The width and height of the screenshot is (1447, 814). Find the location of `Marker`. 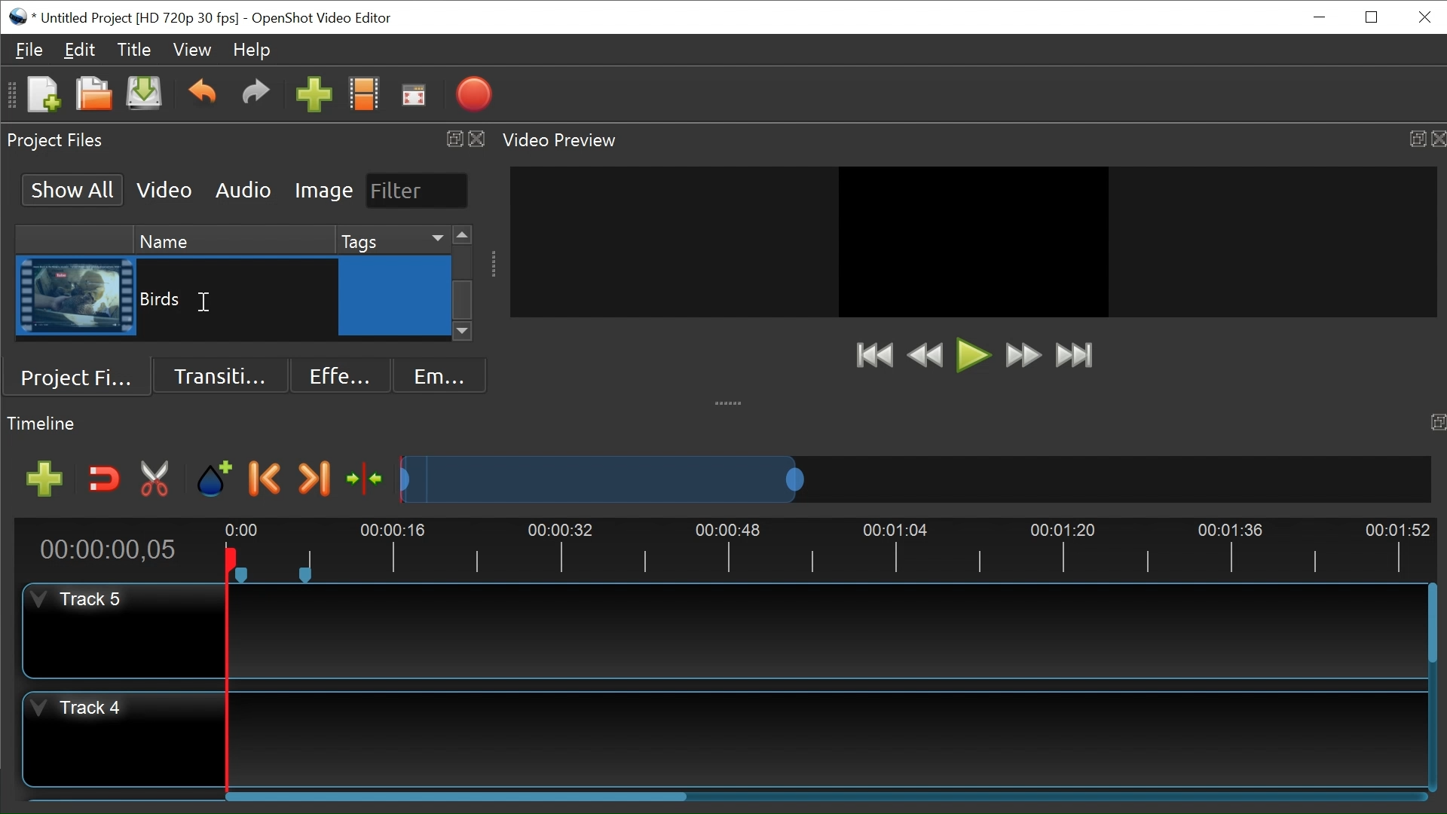

Marker is located at coordinates (216, 479).